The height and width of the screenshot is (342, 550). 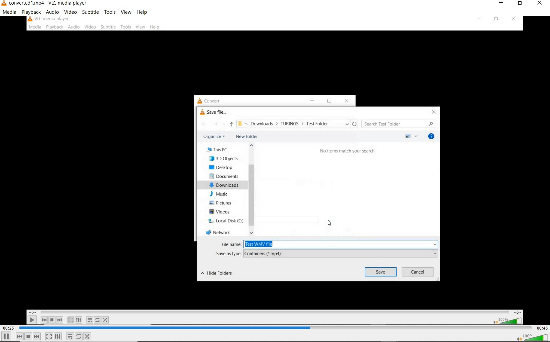 What do you see at coordinates (539, 4) in the screenshot?
I see `close` at bounding box center [539, 4].